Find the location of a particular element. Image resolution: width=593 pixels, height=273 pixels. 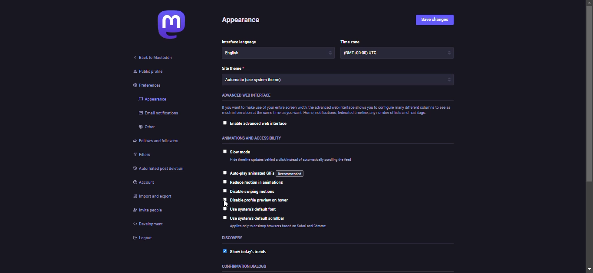

follows and followers is located at coordinates (161, 140).